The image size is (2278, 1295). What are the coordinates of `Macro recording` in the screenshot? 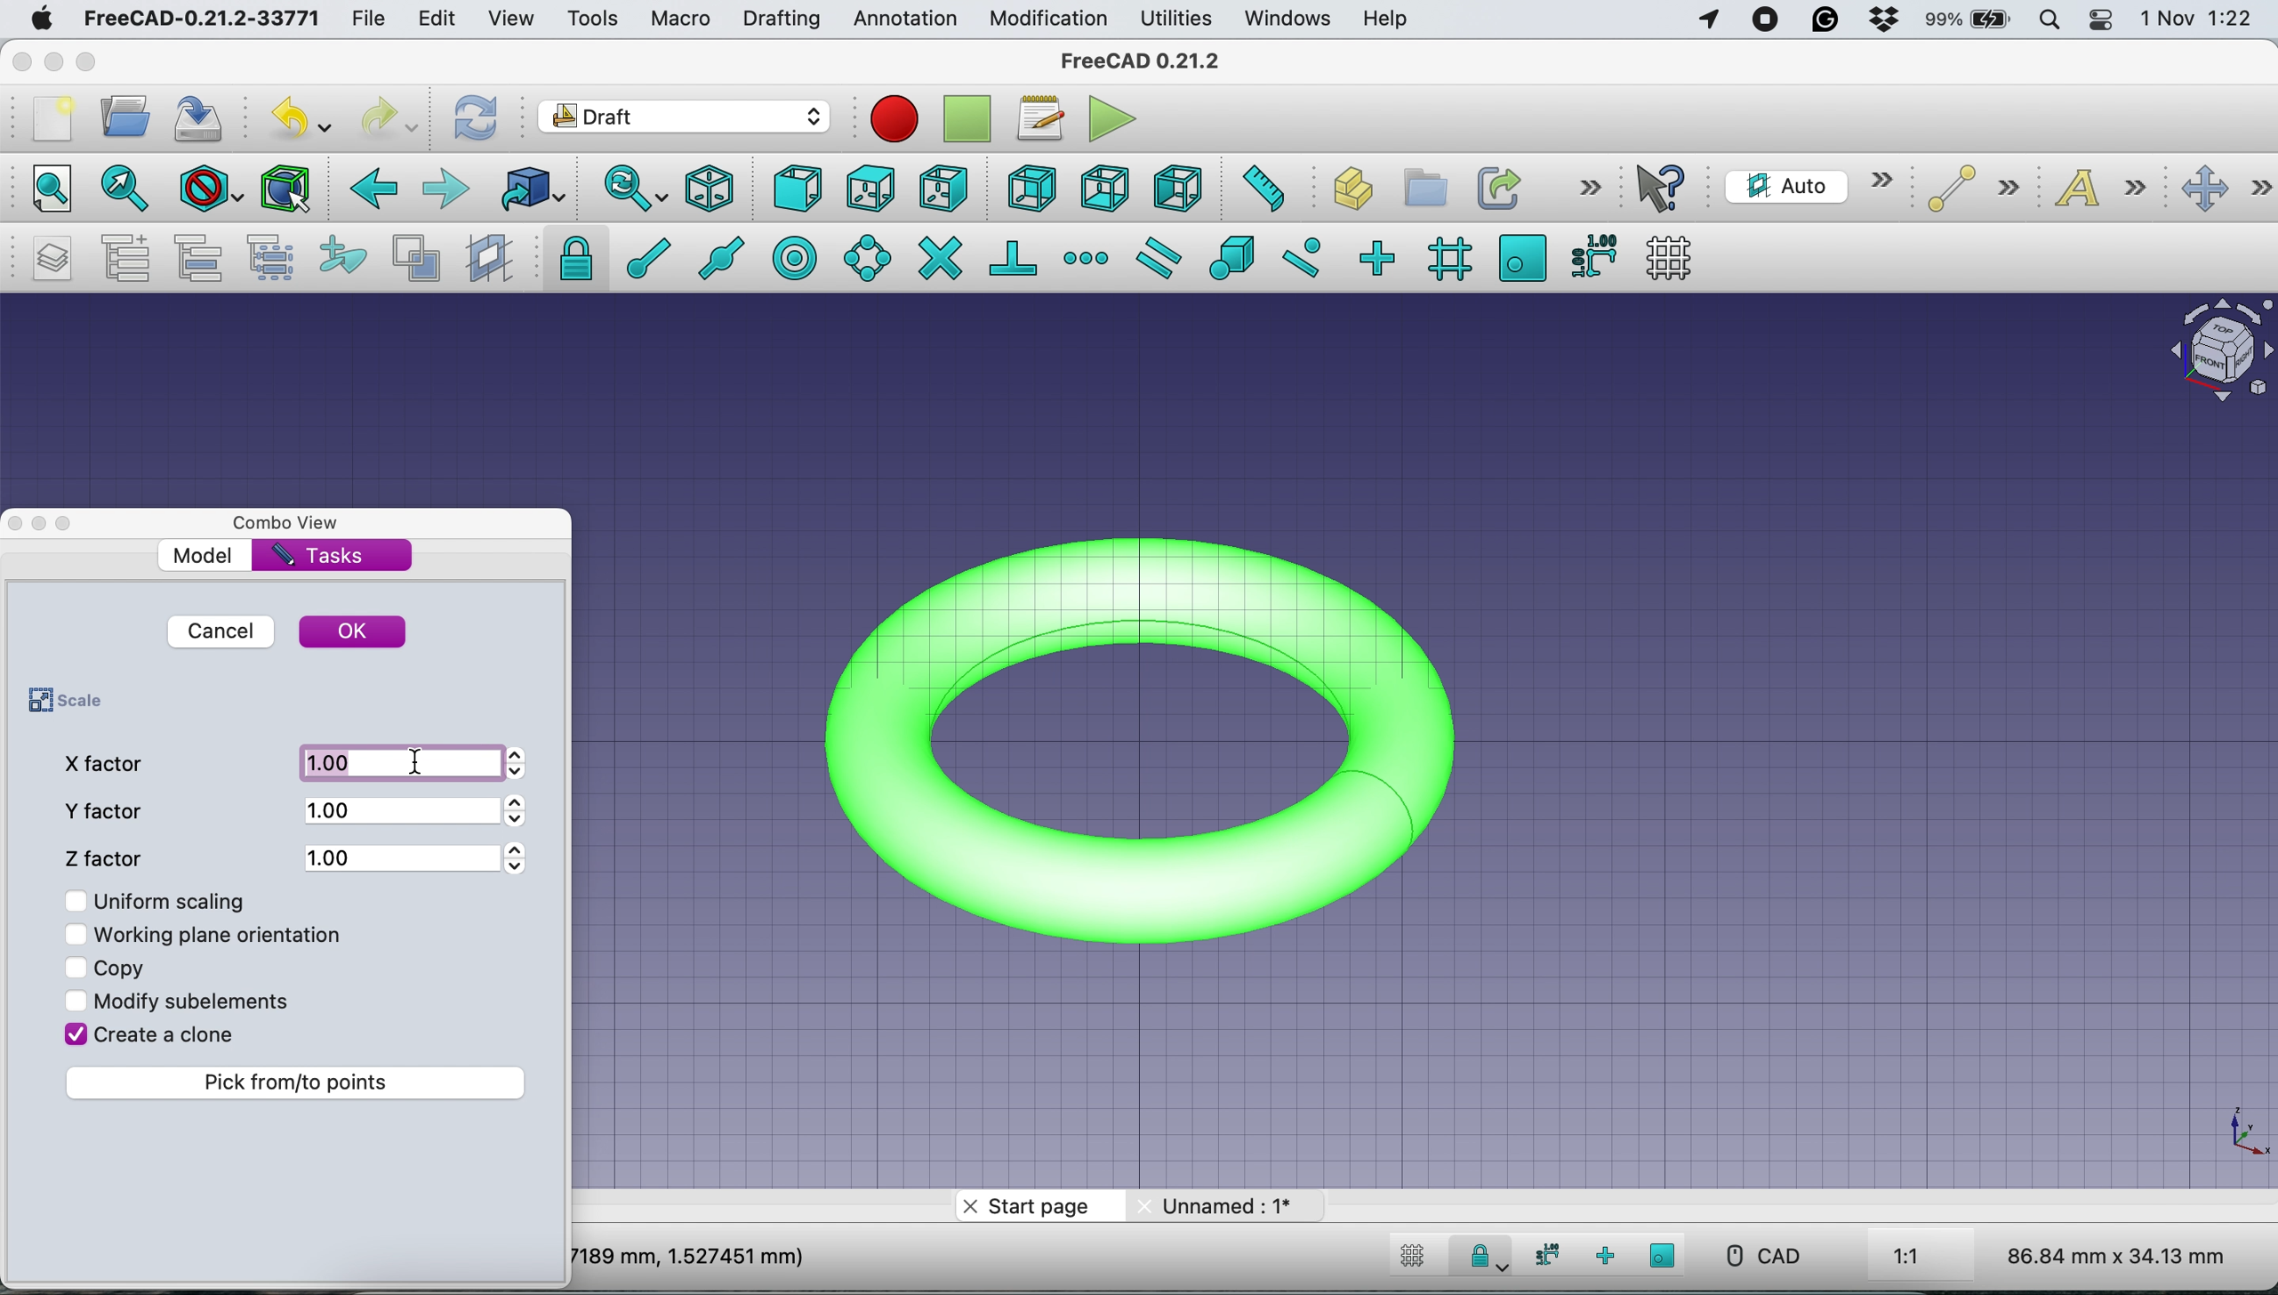 It's located at (894, 119).